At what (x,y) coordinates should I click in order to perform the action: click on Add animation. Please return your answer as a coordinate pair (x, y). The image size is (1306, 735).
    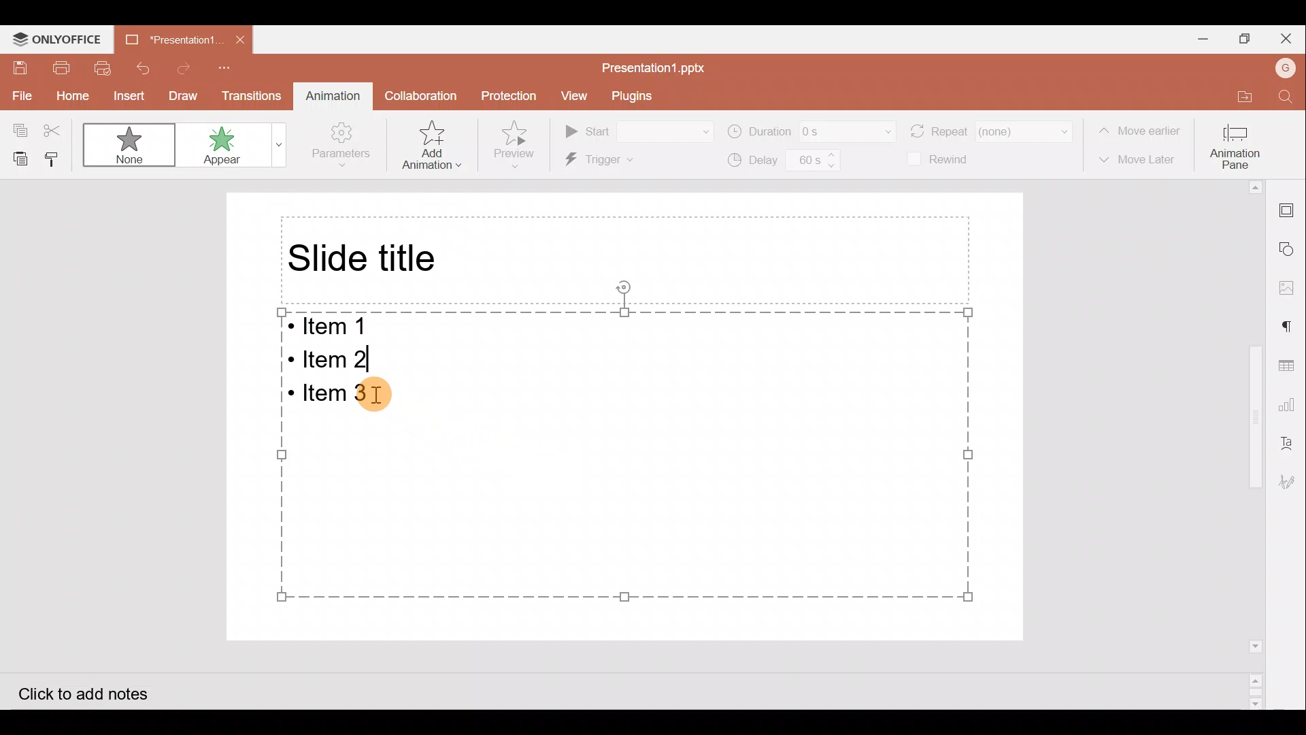
    Looking at the image, I should click on (433, 144).